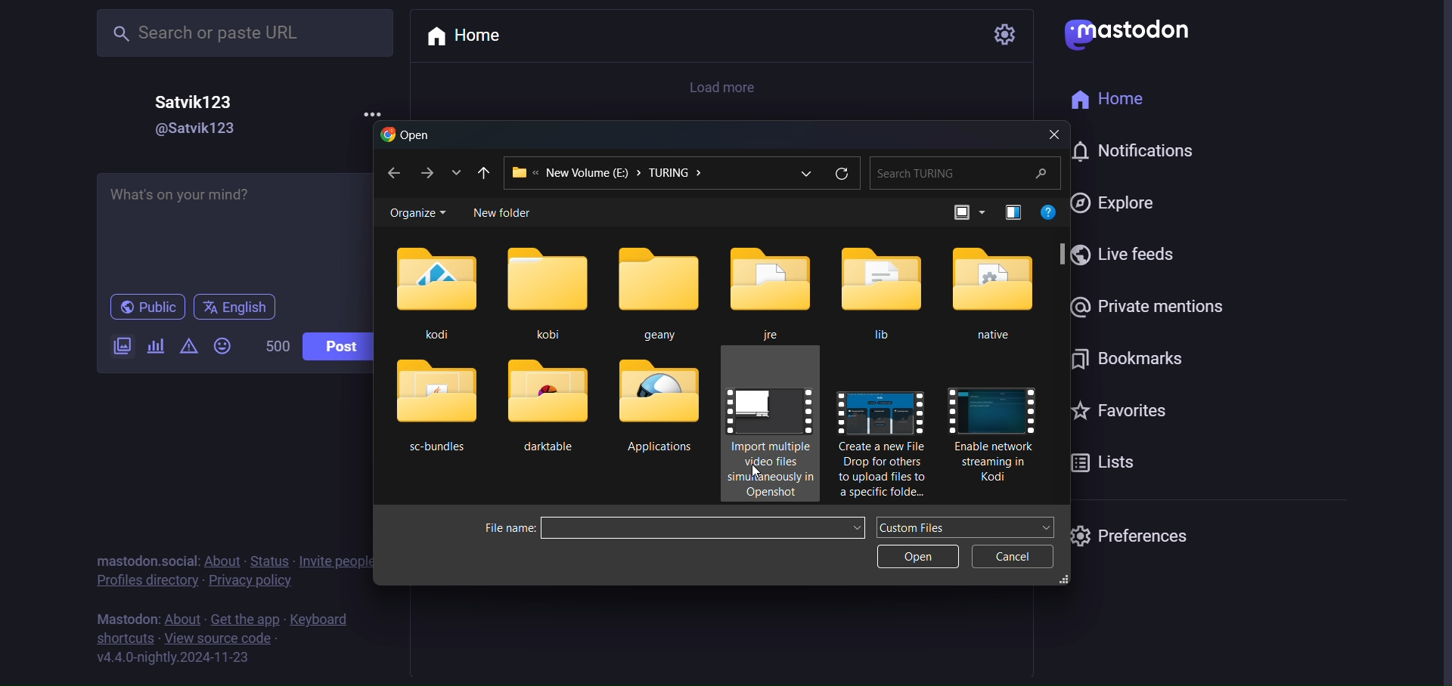 The width and height of the screenshot is (1452, 686). I want to click on Search or paste URL, so click(244, 32).